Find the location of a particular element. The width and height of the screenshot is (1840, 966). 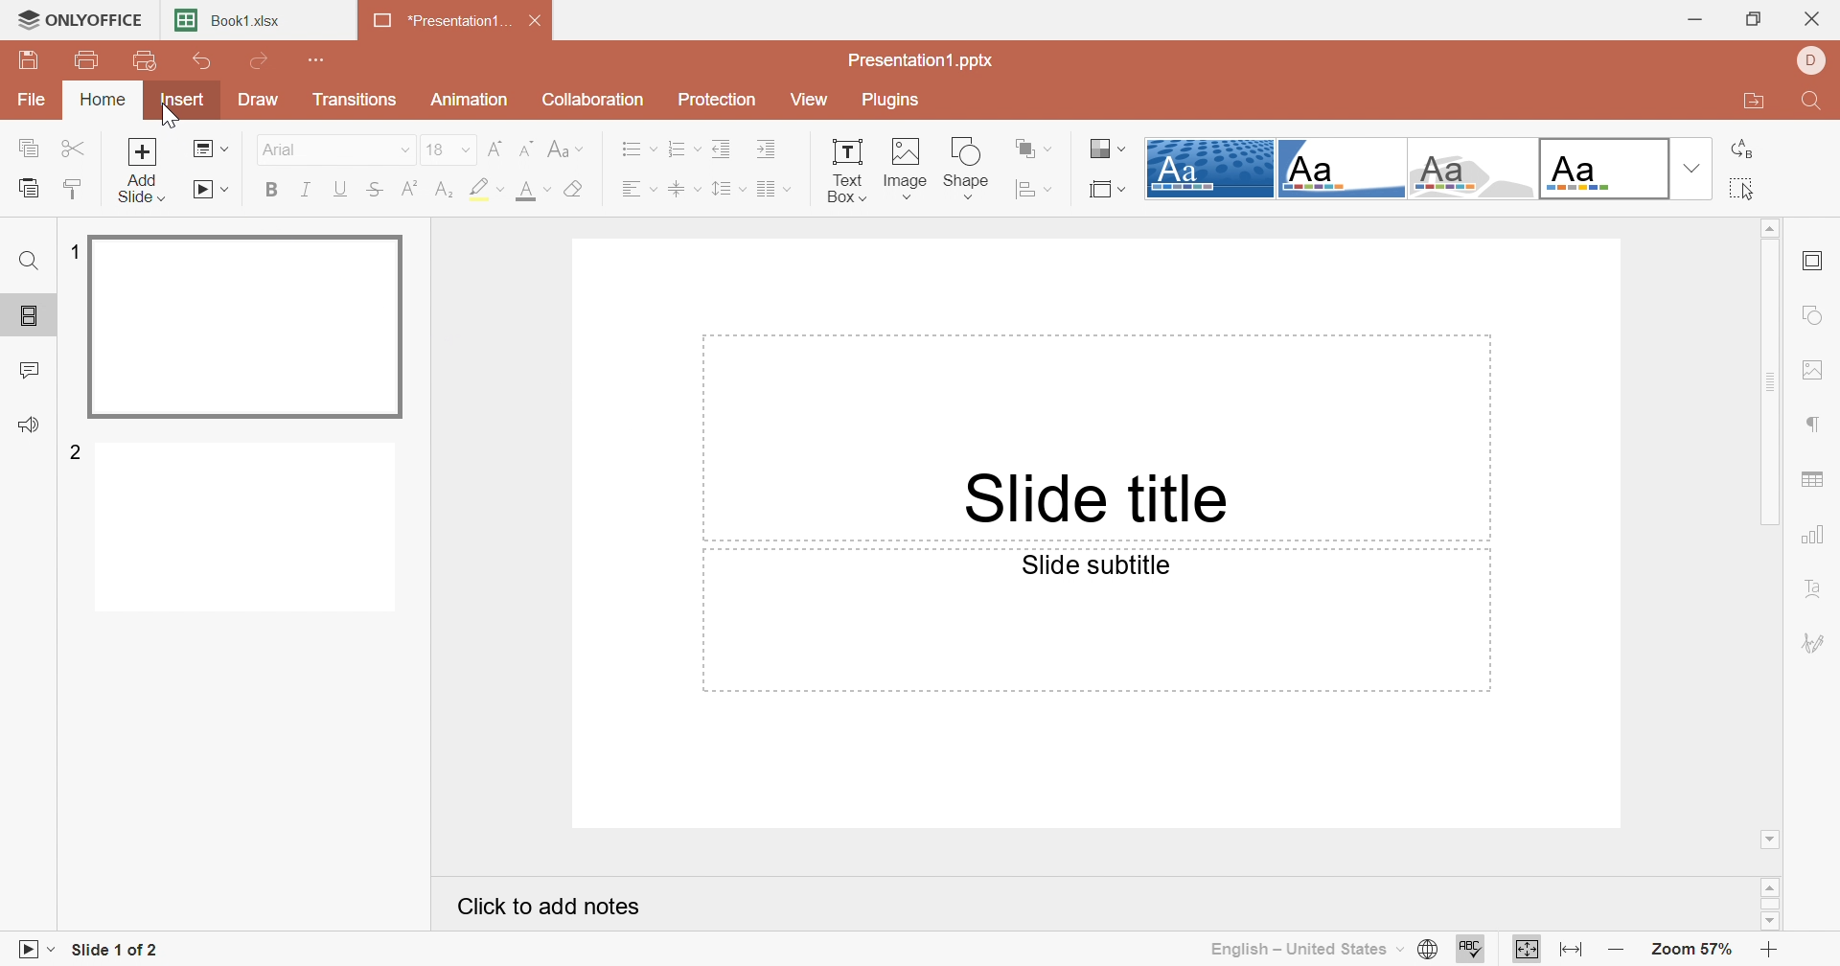

Animation is located at coordinates (471, 100).